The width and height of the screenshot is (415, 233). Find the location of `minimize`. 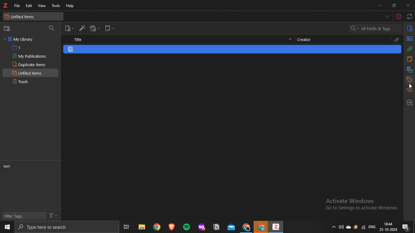

minimize is located at coordinates (380, 5).